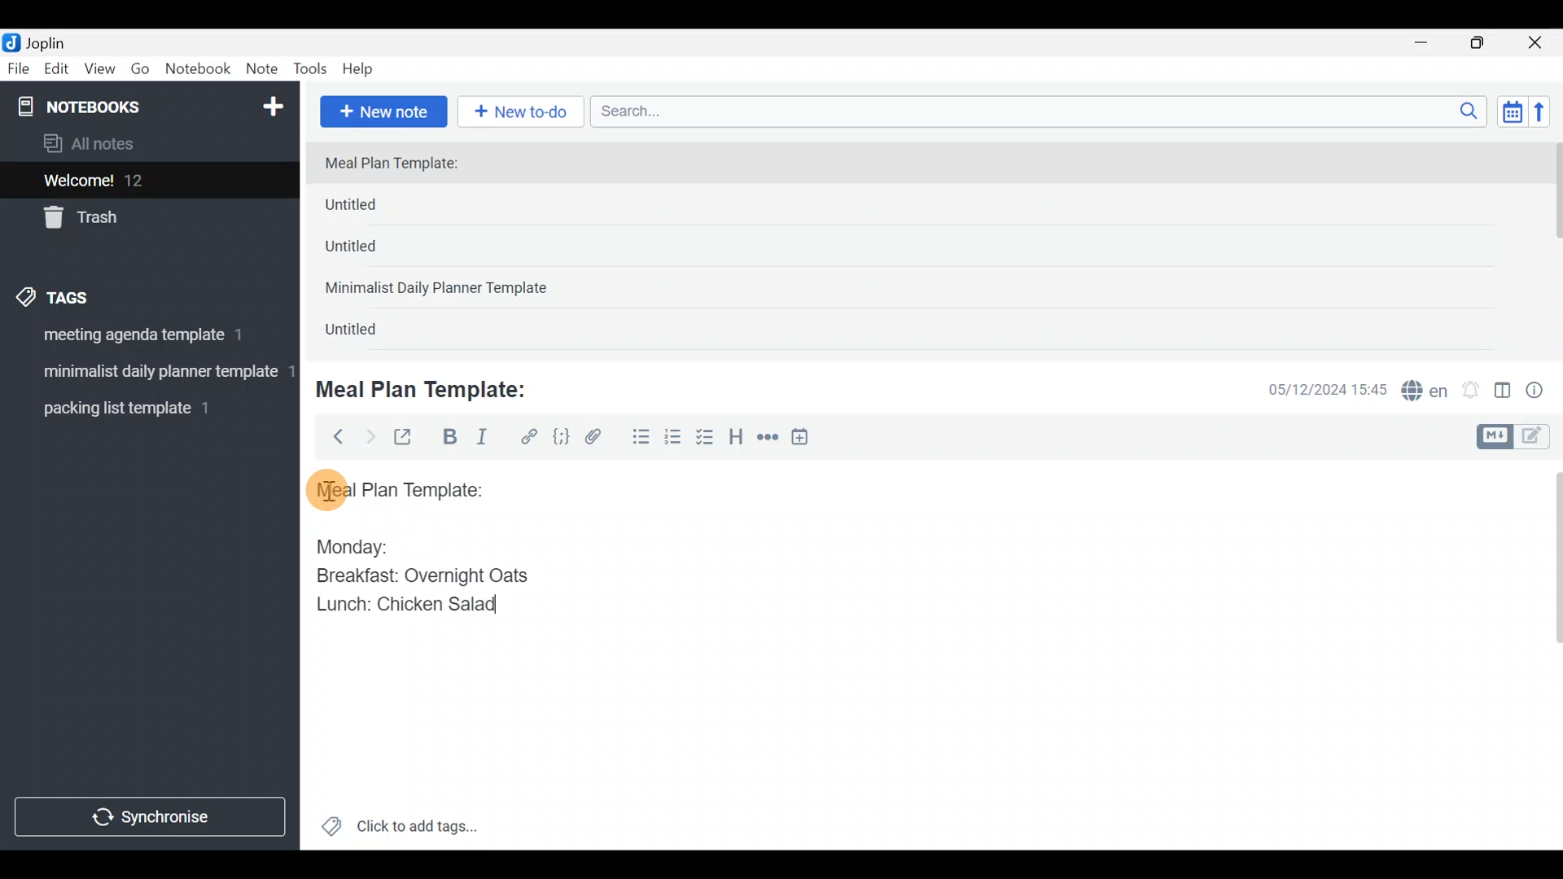 The height and width of the screenshot is (879, 1563). Describe the element at coordinates (506, 604) in the screenshot. I see `text Cursor` at that location.